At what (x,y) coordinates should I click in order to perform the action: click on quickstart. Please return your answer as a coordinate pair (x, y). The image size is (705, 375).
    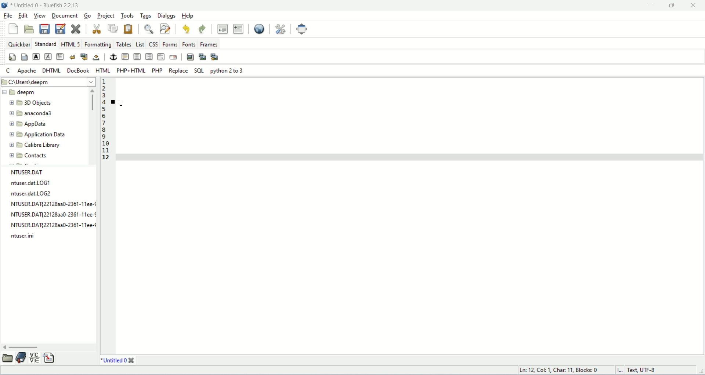
    Looking at the image, I should click on (13, 57).